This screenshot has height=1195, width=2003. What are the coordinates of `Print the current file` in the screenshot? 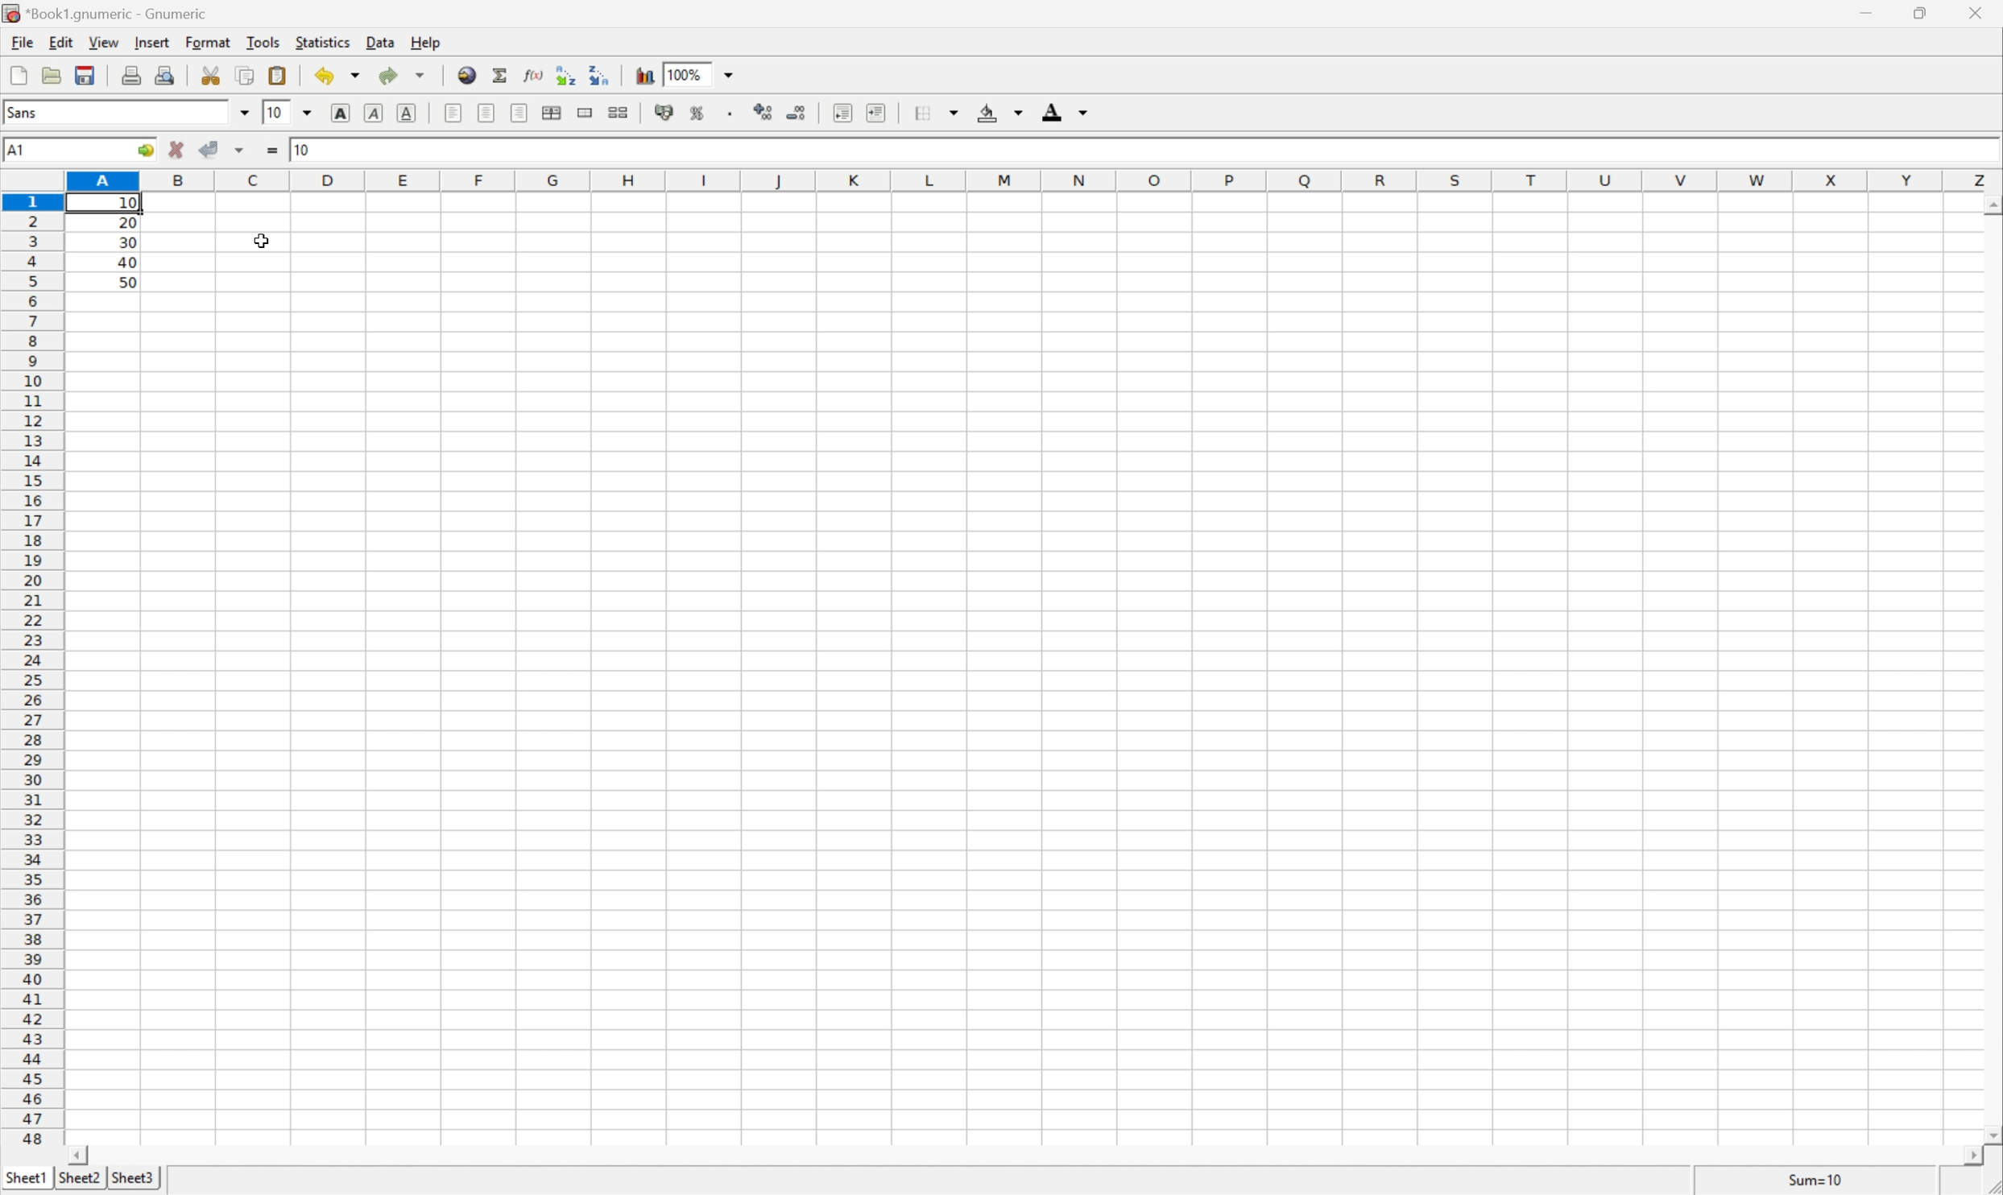 It's located at (131, 75).